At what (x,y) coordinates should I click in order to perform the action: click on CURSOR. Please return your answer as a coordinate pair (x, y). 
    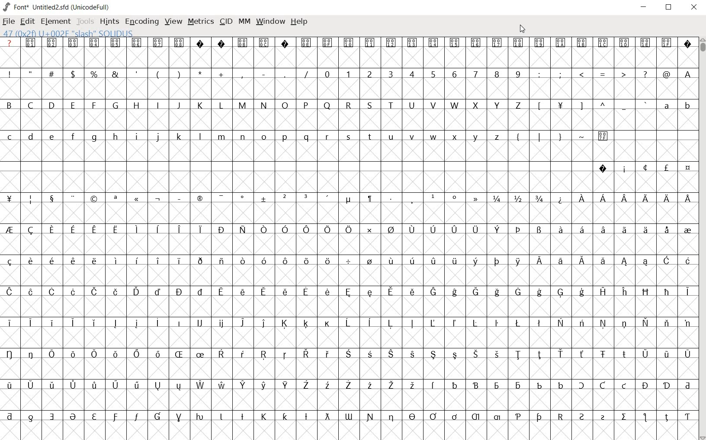
    Looking at the image, I should click on (518, 29).